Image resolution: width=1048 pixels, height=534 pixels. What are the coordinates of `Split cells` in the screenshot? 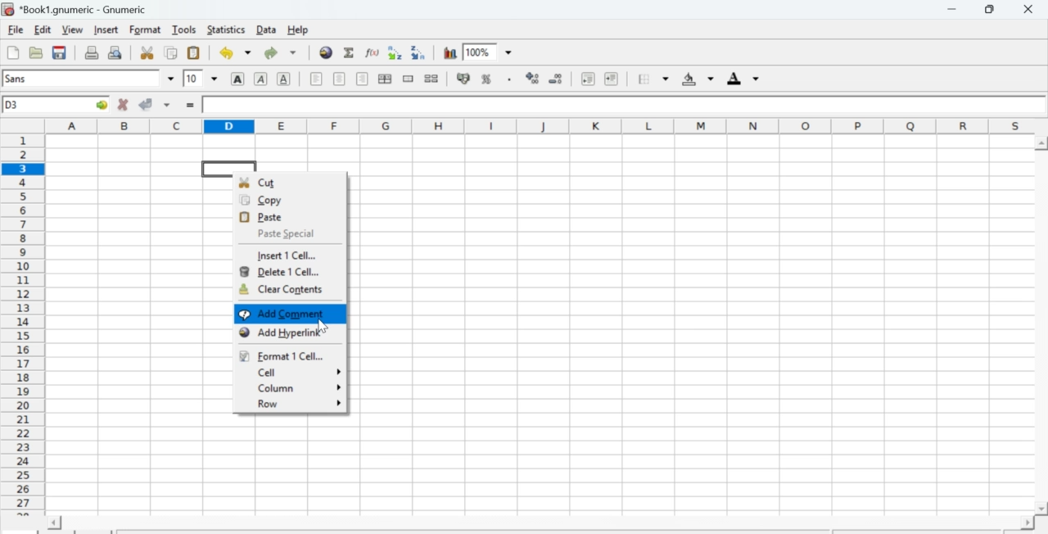 It's located at (431, 79).